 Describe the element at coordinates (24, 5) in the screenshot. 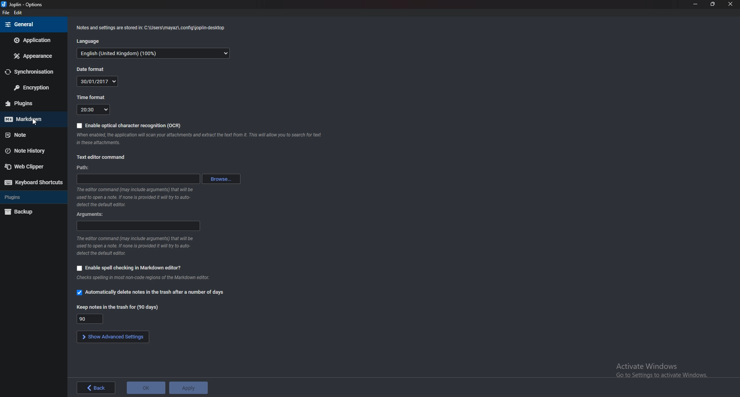

I see `options` at that location.